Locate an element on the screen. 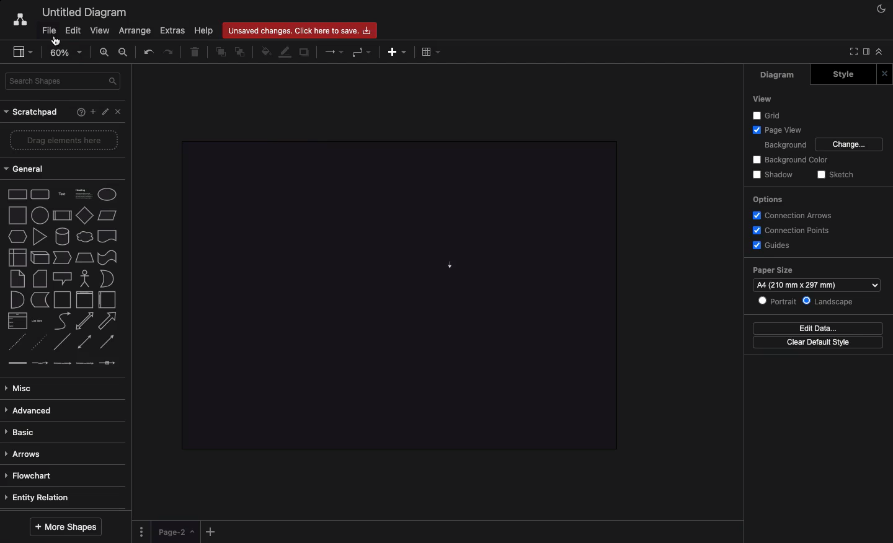  Edit data is located at coordinates (817, 328).